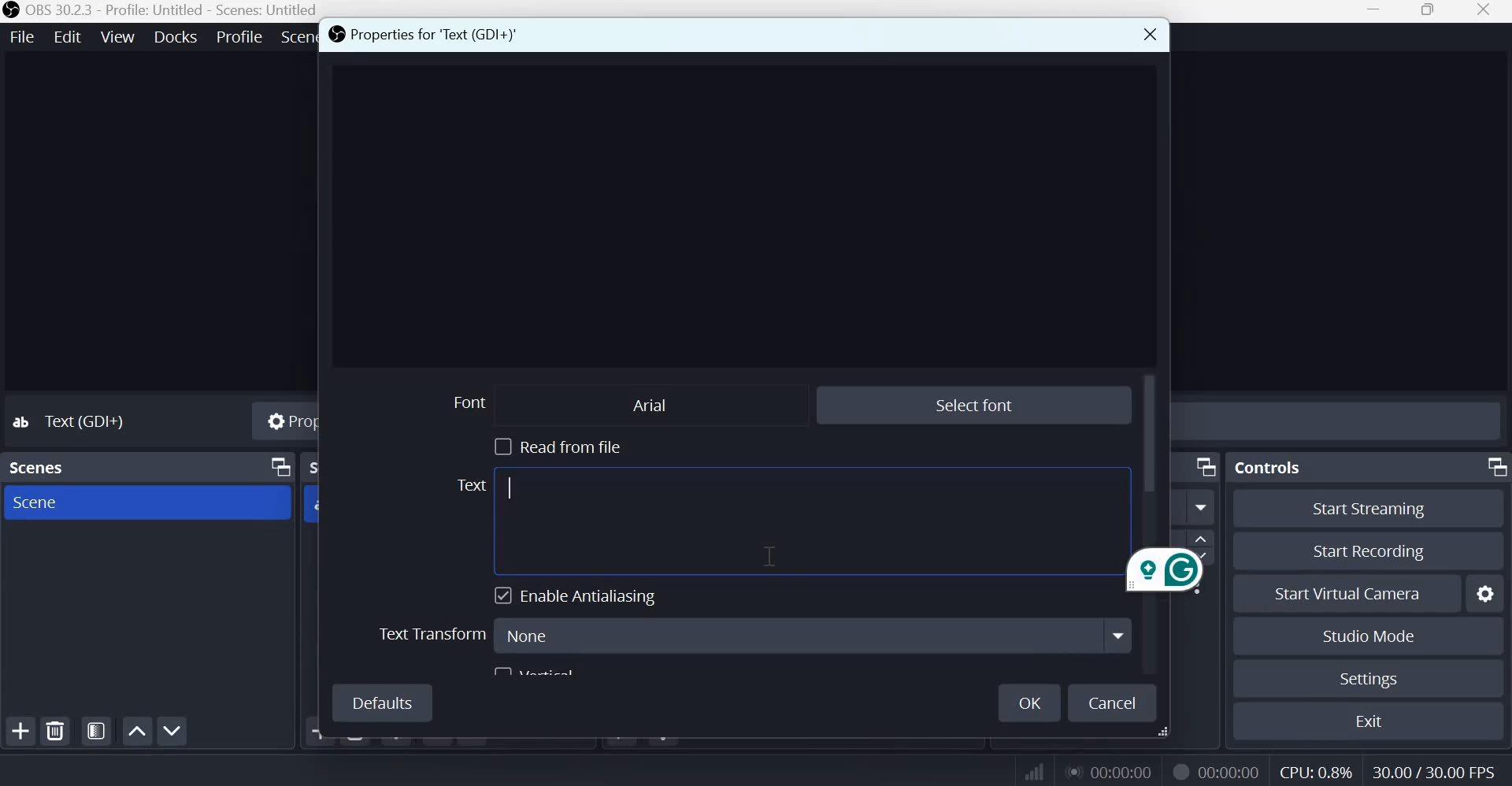 The image size is (1512, 786). Describe the element at coordinates (1204, 465) in the screenshot. I see ` Dock Options icon` at that location.